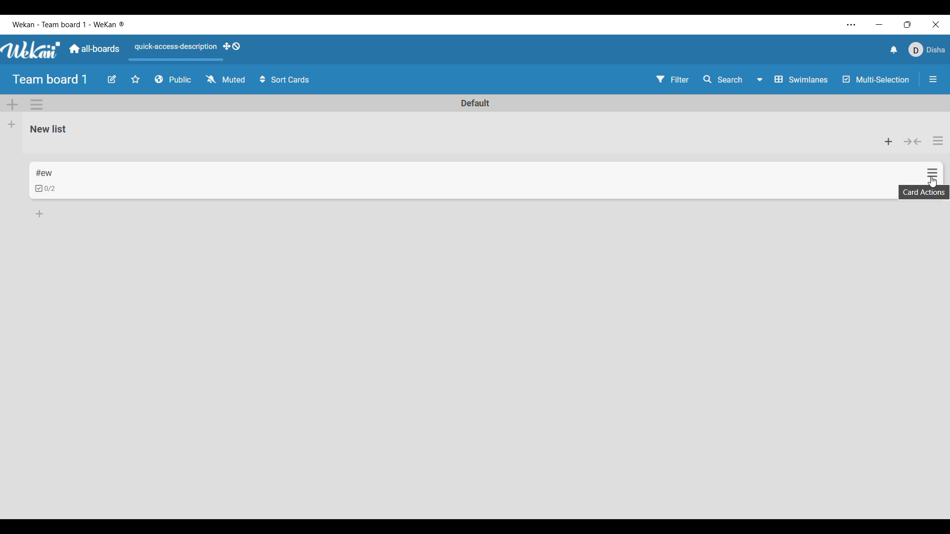  Describe the element at coordinates (924, 192) in the screenshot. I see `Description of current selection` at that location.